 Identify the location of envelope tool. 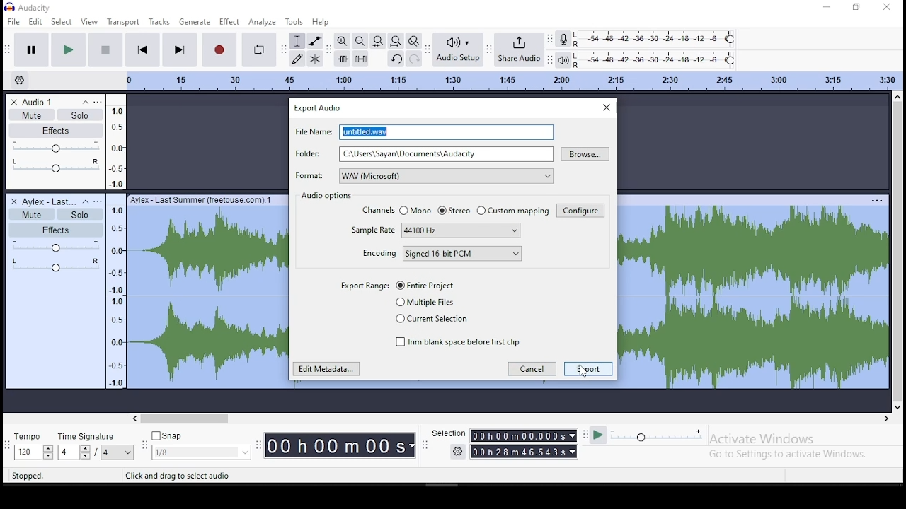
(315, 40).